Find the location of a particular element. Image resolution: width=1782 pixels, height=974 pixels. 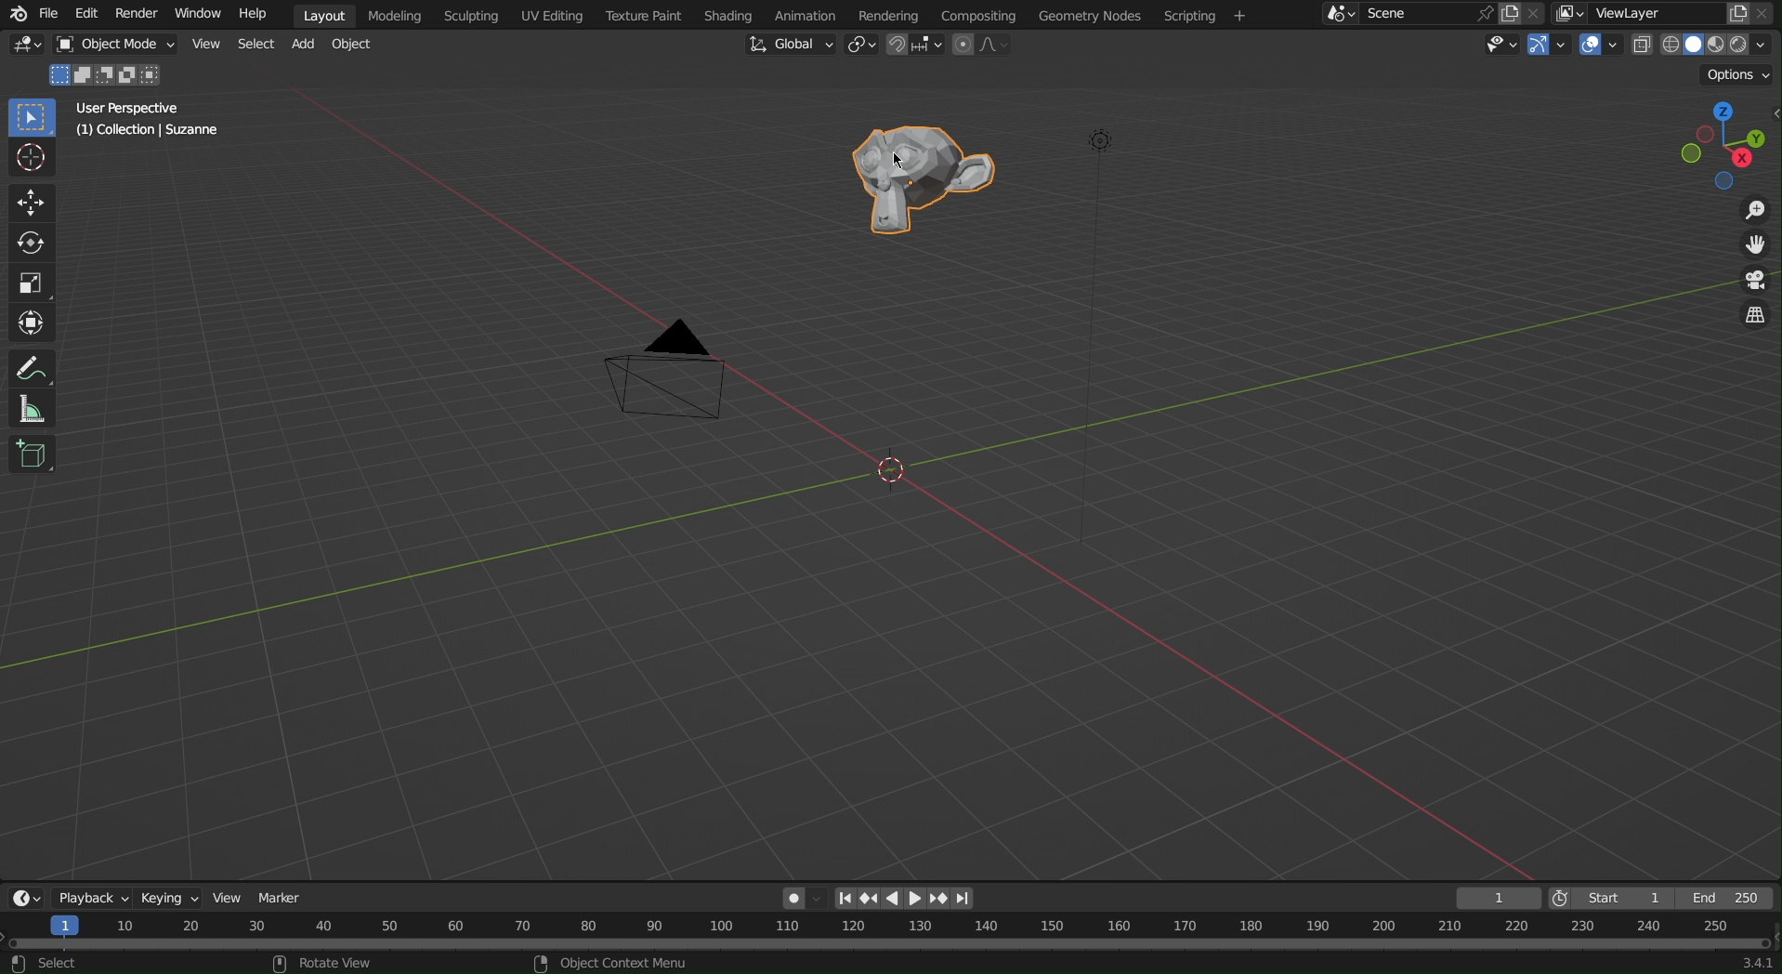

Snap during transform is located at coordinates (917, 46).